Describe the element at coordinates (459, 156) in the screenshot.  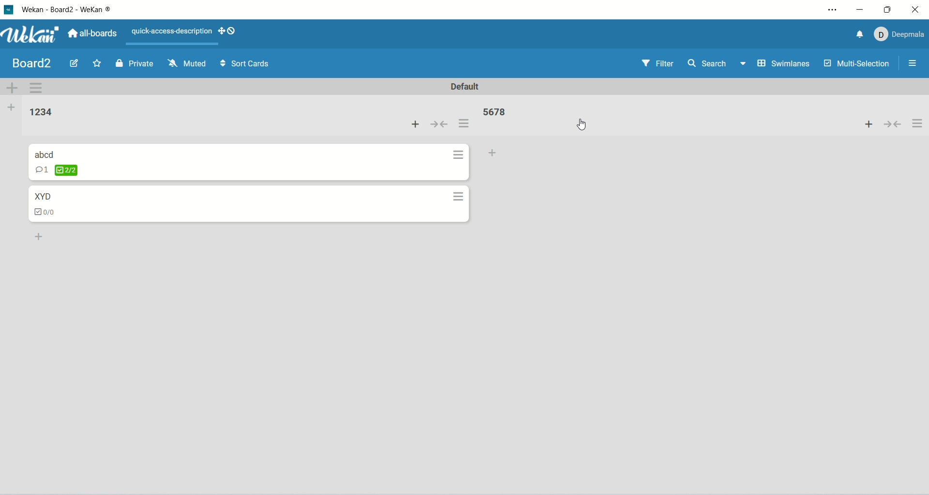
I see `options` at that location.